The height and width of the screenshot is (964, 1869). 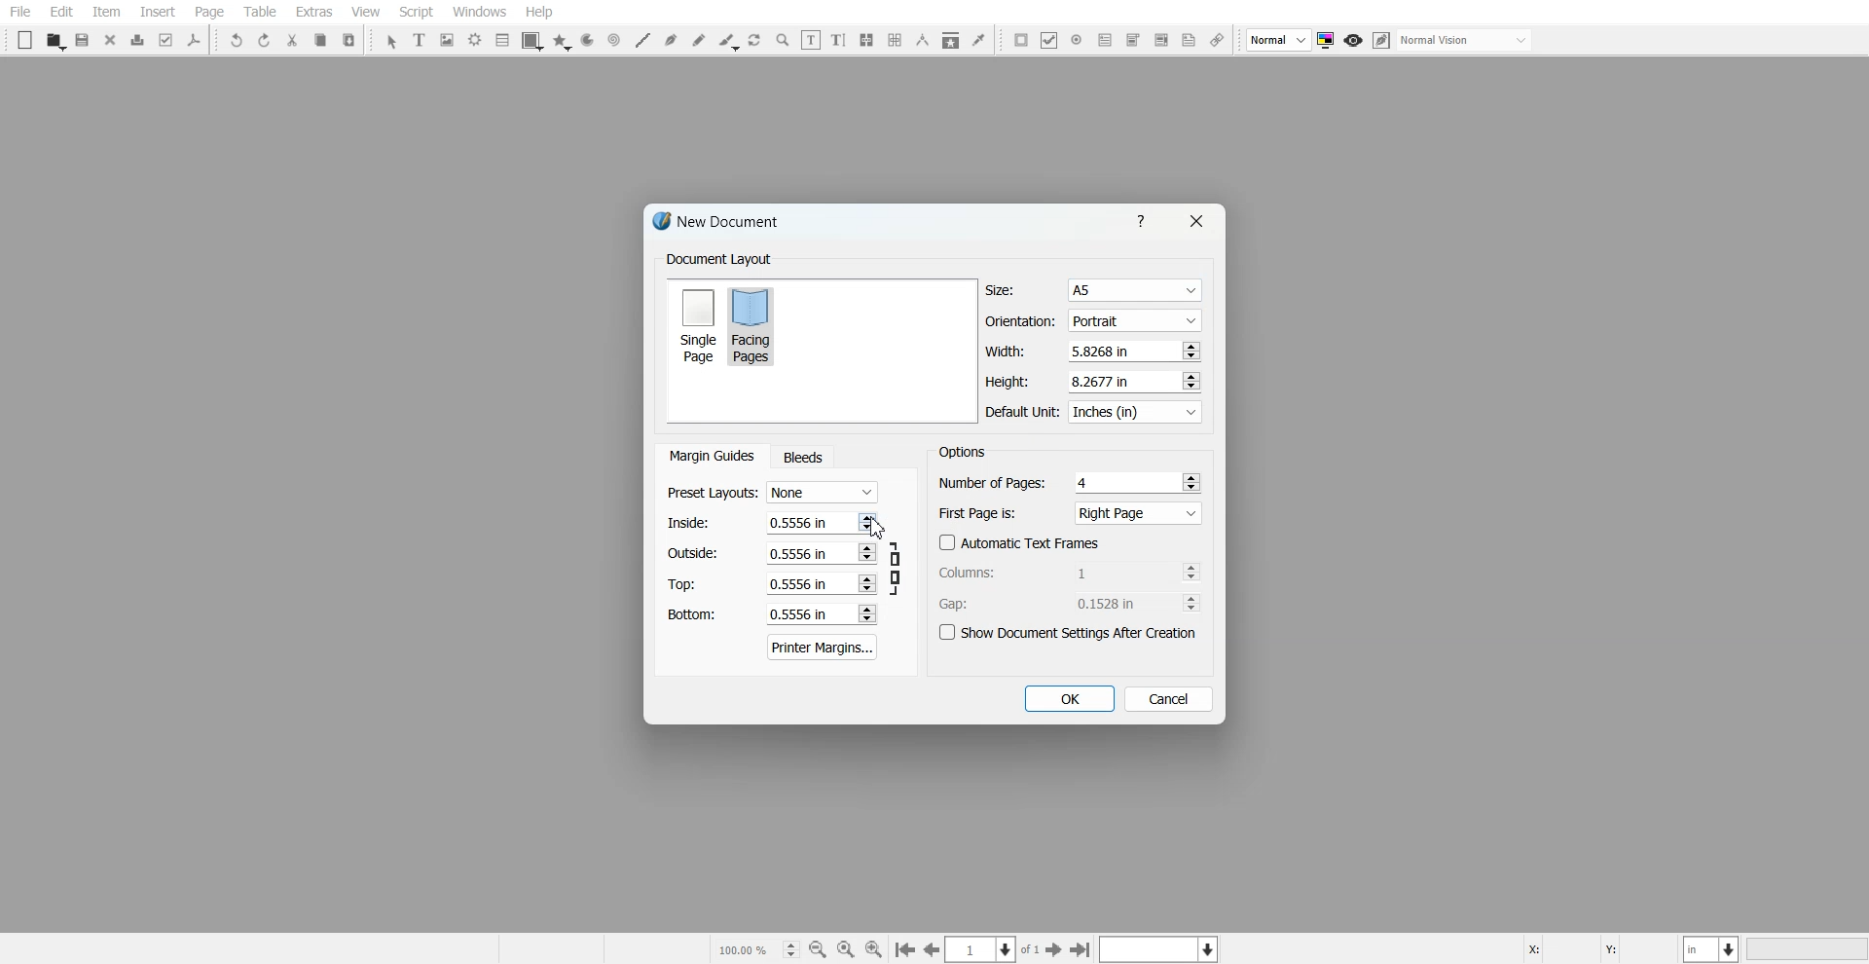 What do you see at coordinates (799, 615) in the screenshot?
I see `0.5556 in` at bounding box center [799, 615].